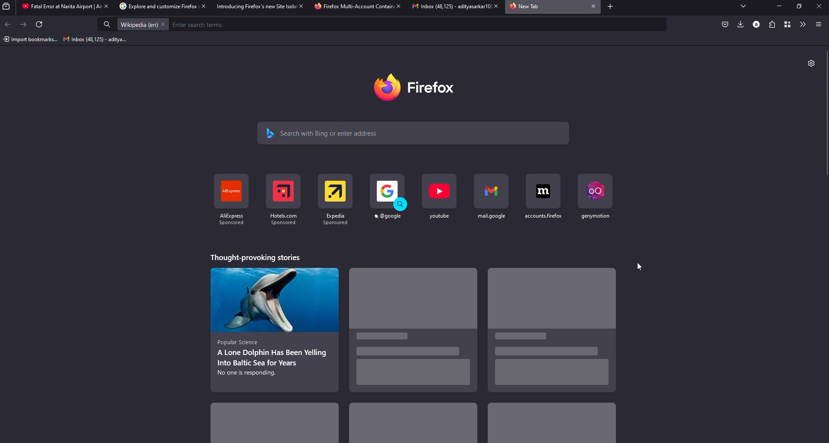  Describe the element at coordinates (353, 7) in the screenshot. I see `tab` at that location.